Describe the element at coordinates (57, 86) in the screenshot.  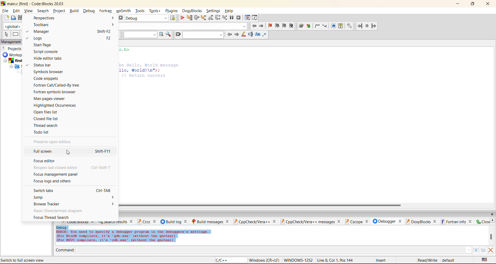
I see `fortran call/called-by tree` at that location.